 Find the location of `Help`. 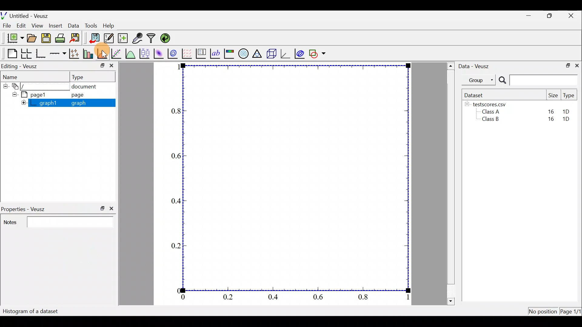

Help is located at coordinates (111, 26).